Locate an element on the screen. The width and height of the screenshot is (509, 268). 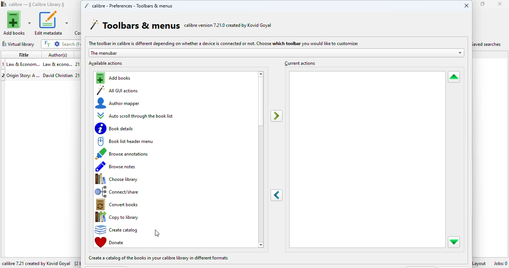
move selected action down is located at coordinates (454, 242).